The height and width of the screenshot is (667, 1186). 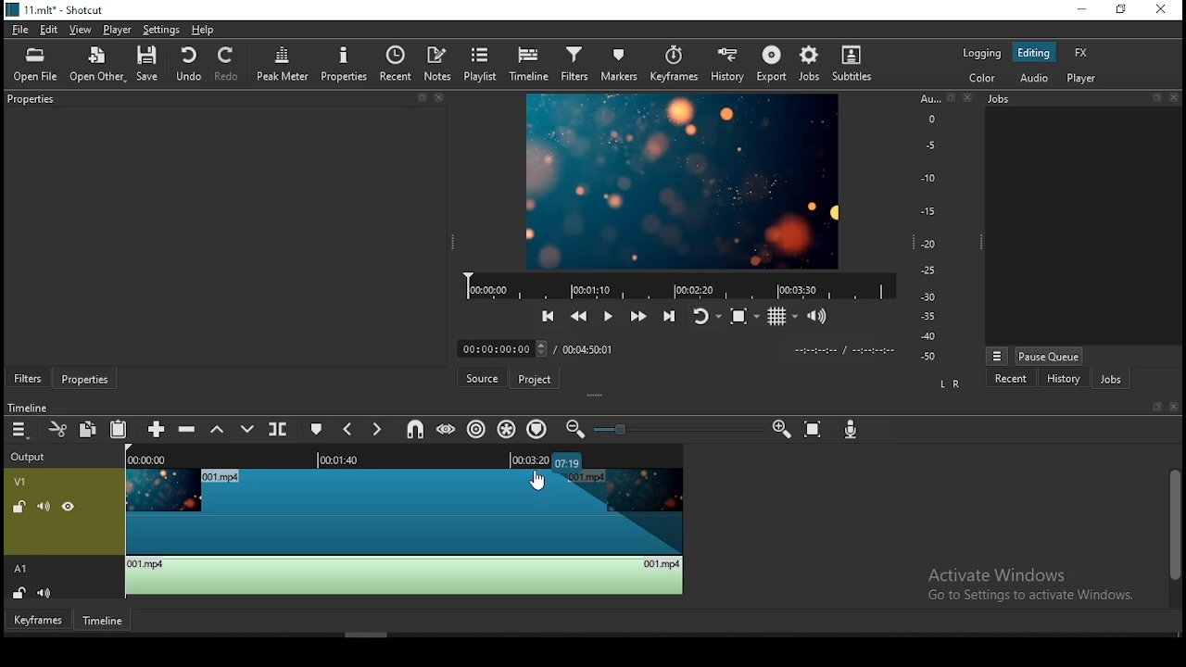 I want to click on open file, so click(x=36, y=63).